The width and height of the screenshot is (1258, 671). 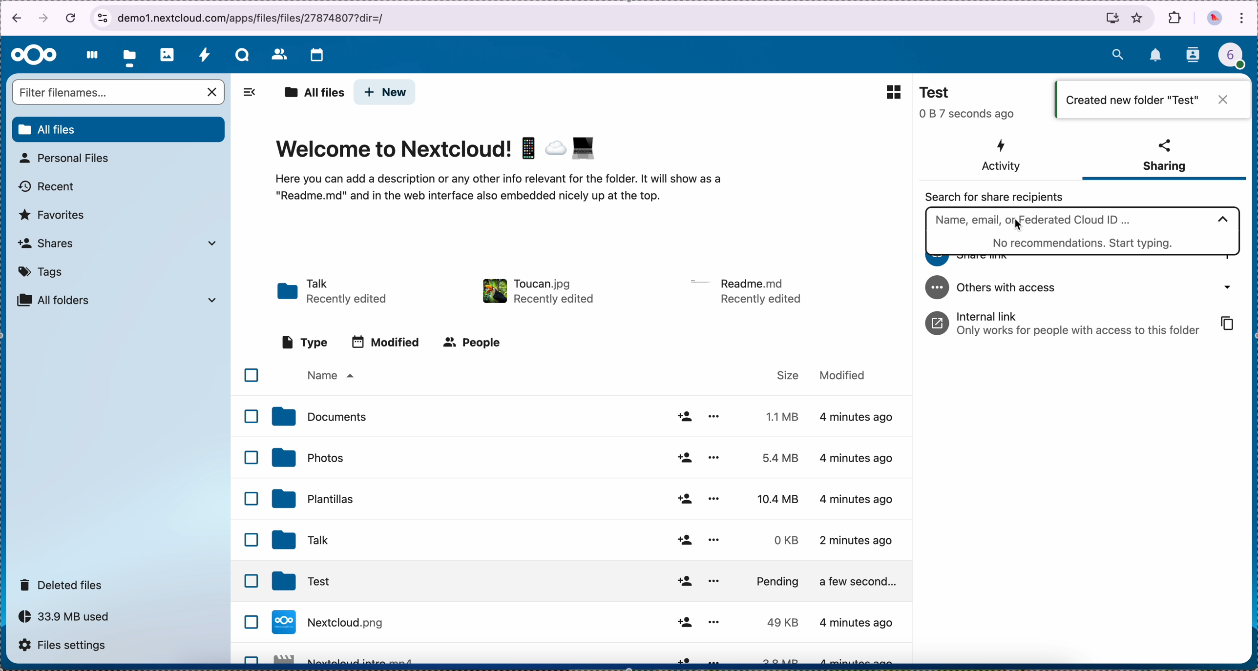 I want to click on file, so click(x=587, y=654).